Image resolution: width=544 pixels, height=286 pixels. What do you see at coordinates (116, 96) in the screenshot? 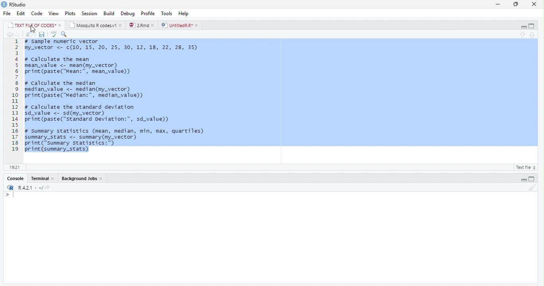
I see `# Sample numeric vector

my_vector <- c(10, 15, 20, 25, 30, 12, 18, 22, 28, 35)
# calculate the mean

nean_value <- mean(my_vector)

print (paste("Mean:", mean_value))

# Calculate the median

nedian_value <- median(ny_vector)

print (paste("Median:”, median_value)

# Calculate the standard deviation

sd_value <- sd(my_vector)

print (paste("standard peviation:", sd_value)

4 summary statistics (mean, median, min, max, quartiles)
summary_stats <- summary(my_vector)

print ("Summary statistics:")

print (summary_stats)` at bounding box center [116, 96].